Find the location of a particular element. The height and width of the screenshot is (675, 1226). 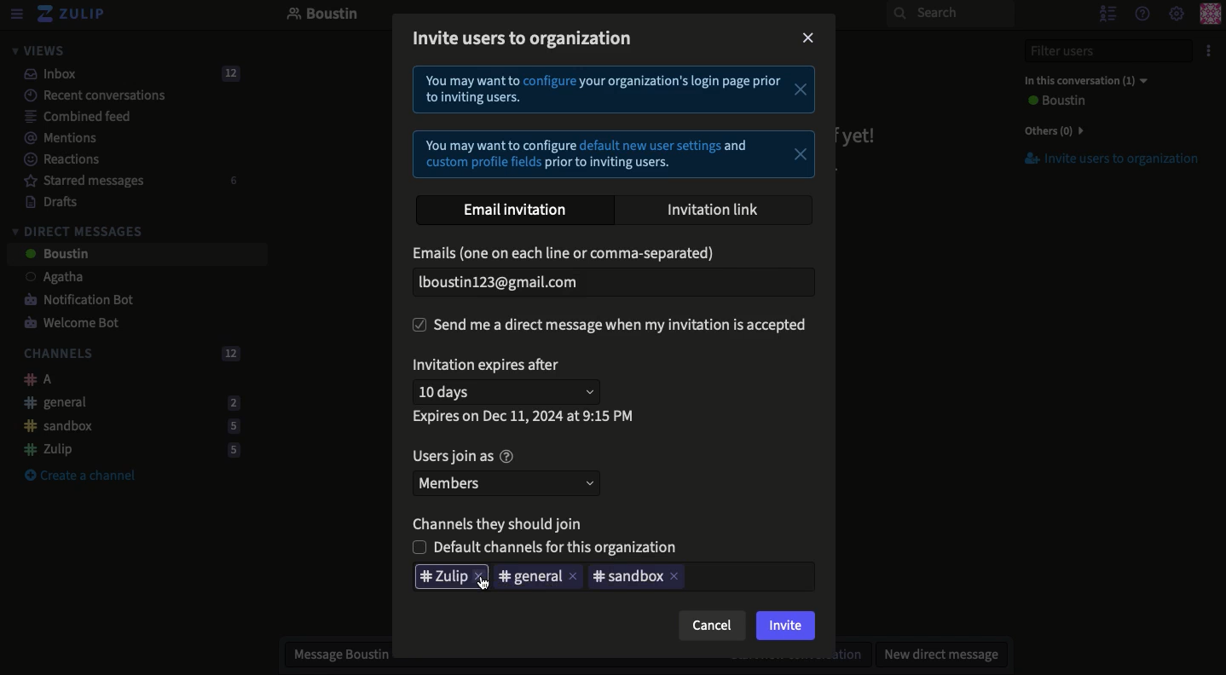

Welcome bot is located at coordinates (74, 324).